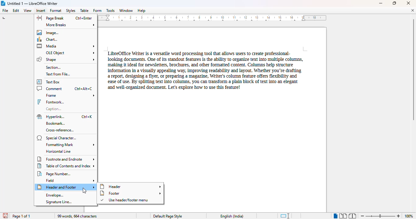  What do you see at coordinates (21, 216) in the screenshot?
I see `page 1 of 1` at bounding box center [21, 216].